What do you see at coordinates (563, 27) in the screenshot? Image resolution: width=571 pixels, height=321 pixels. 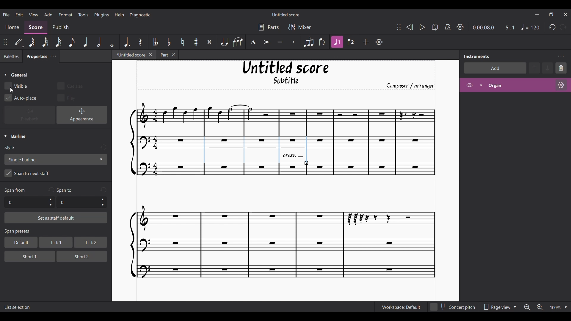 I see `Redo` at bounding box center [563, 27].